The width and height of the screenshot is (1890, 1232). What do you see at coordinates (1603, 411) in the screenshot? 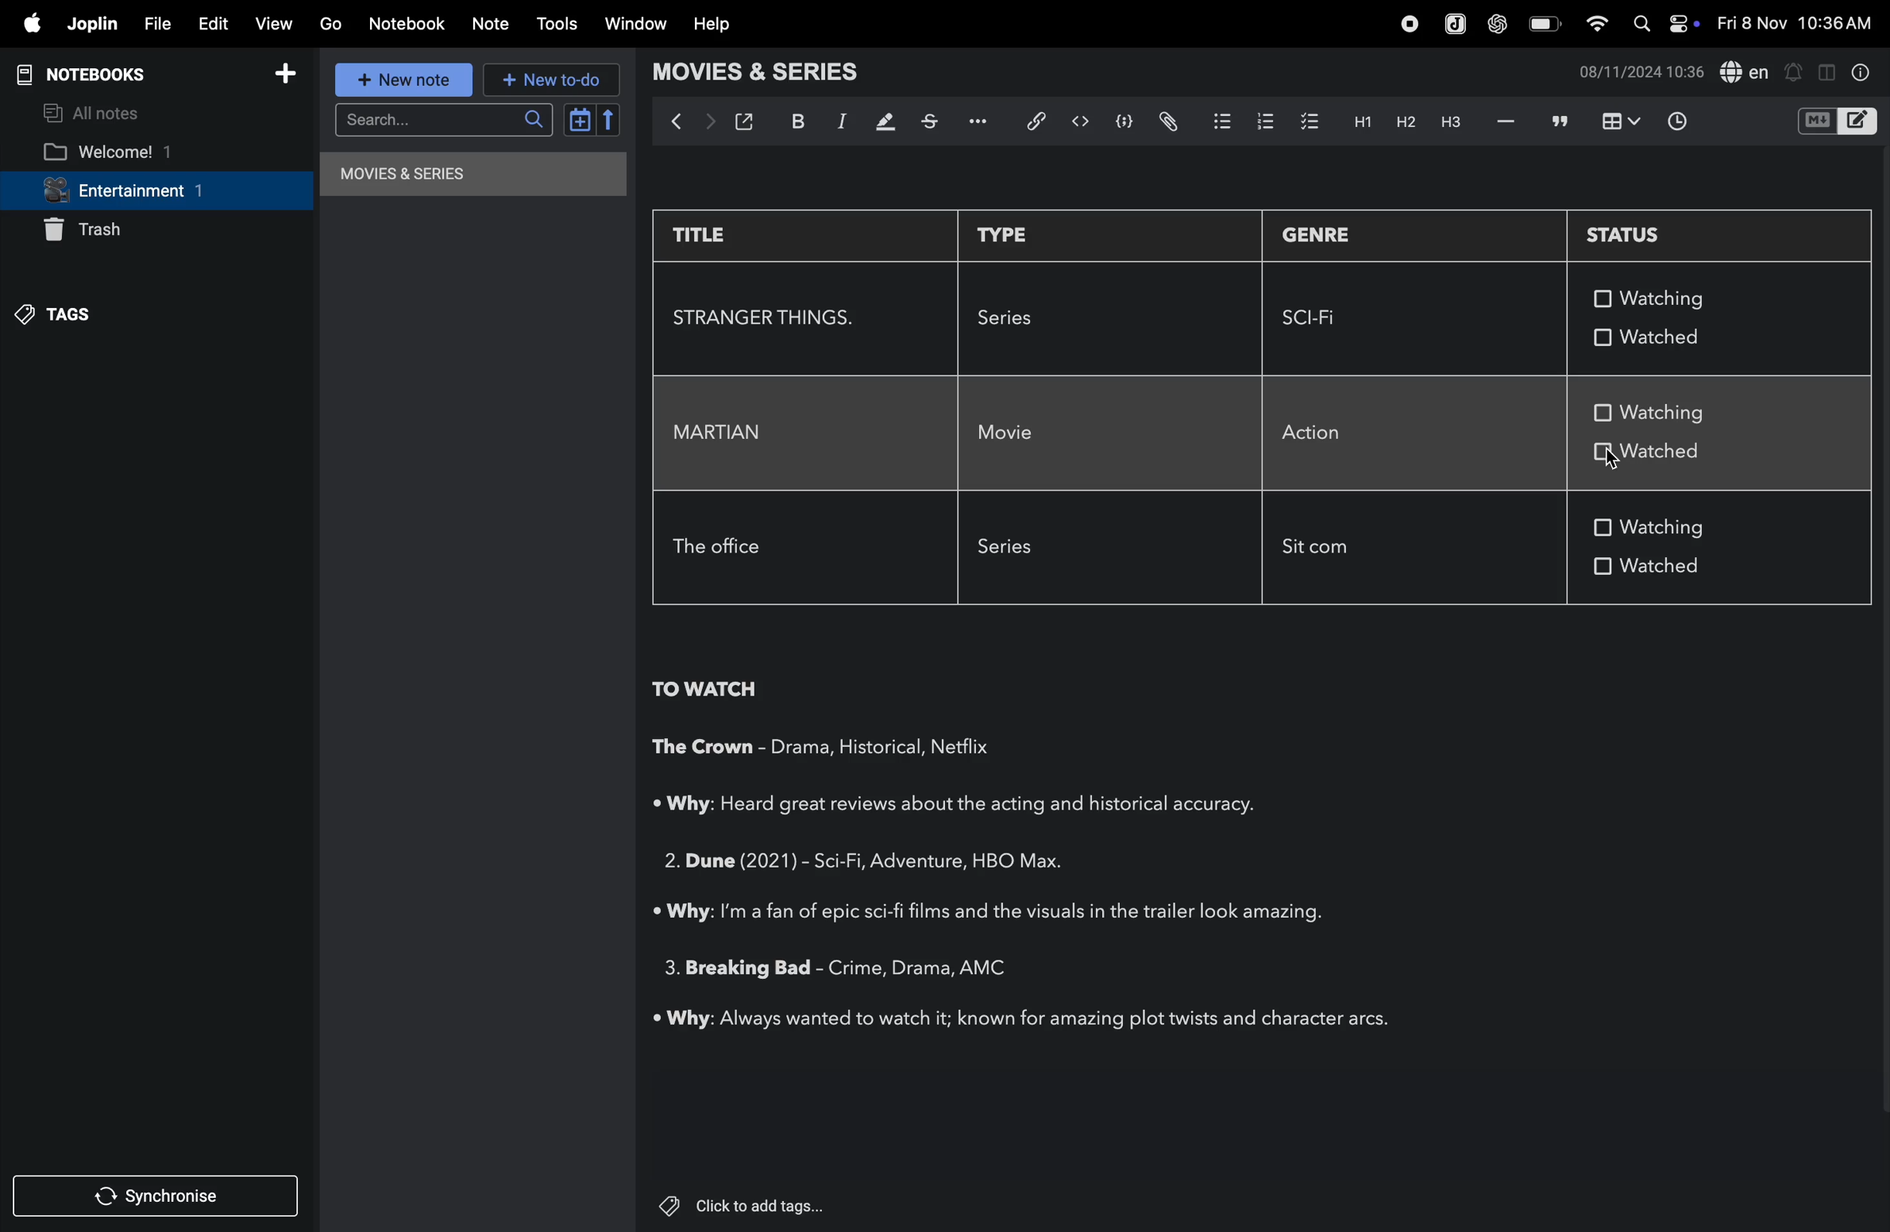
I see `check box` at bounding box center [1603, 411].